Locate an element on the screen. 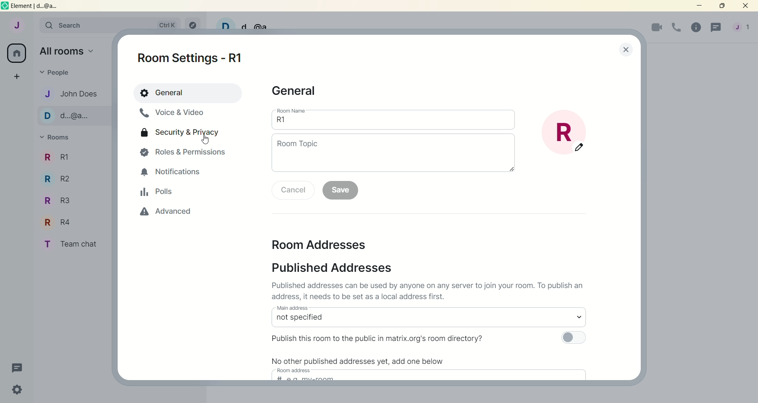  close is located at coordinates (618, 51).